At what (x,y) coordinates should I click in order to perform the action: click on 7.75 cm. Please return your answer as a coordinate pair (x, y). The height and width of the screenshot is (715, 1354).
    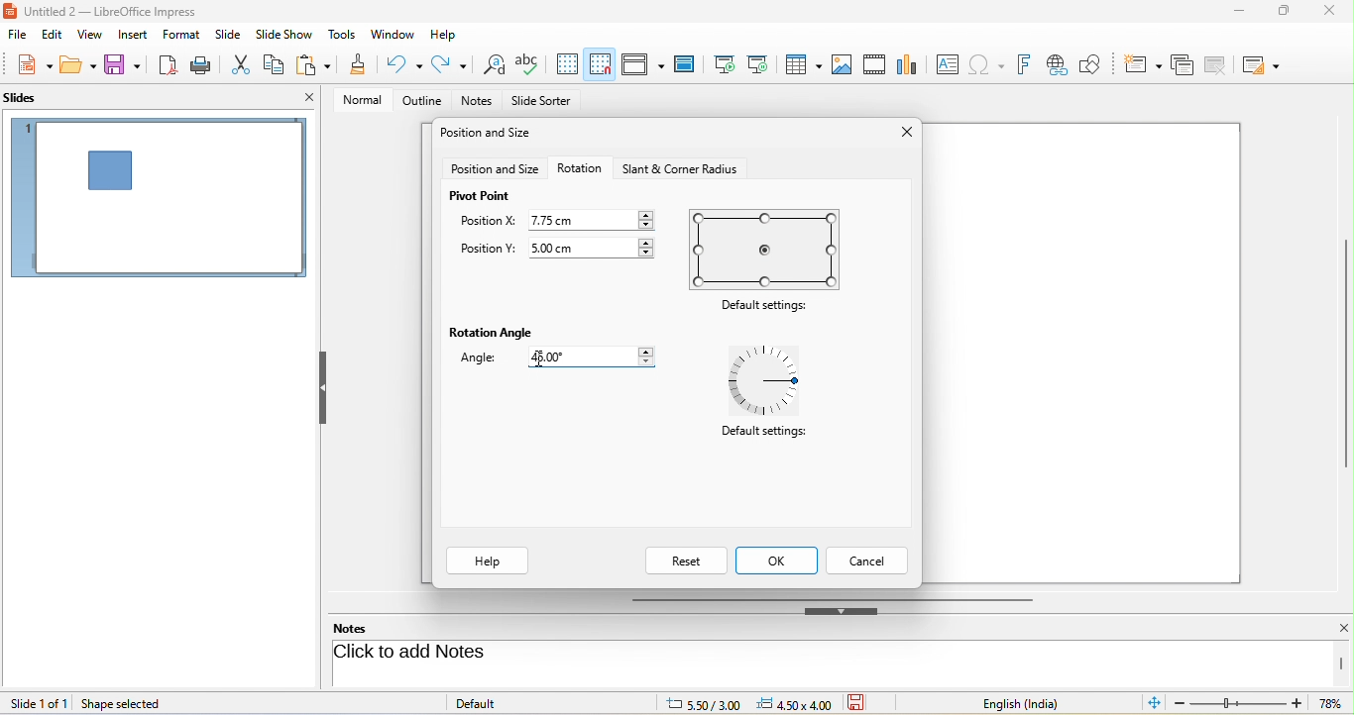
    Looking at the image, I should click on (594, 219).